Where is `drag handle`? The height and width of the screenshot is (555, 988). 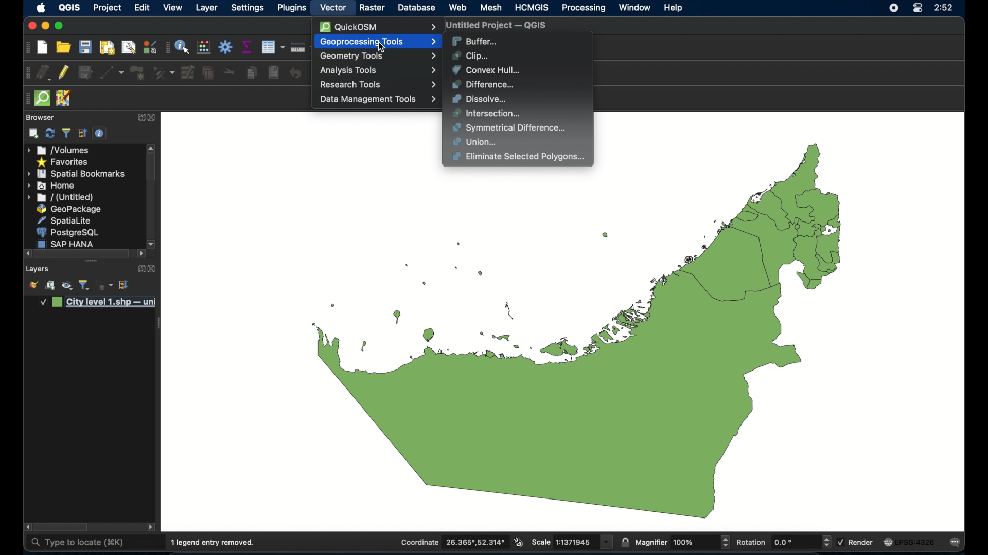
drag handle is located at coordinates (161, 323).